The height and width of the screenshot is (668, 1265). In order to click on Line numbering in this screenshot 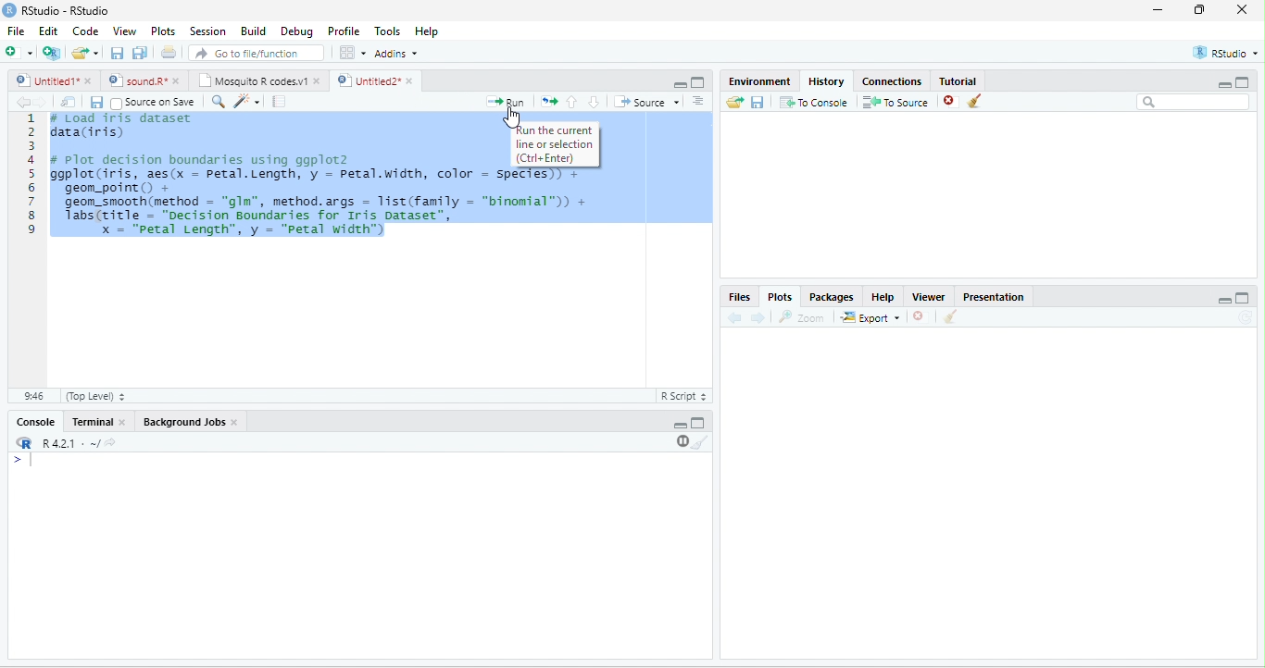, I will do `click(34, 250)`.